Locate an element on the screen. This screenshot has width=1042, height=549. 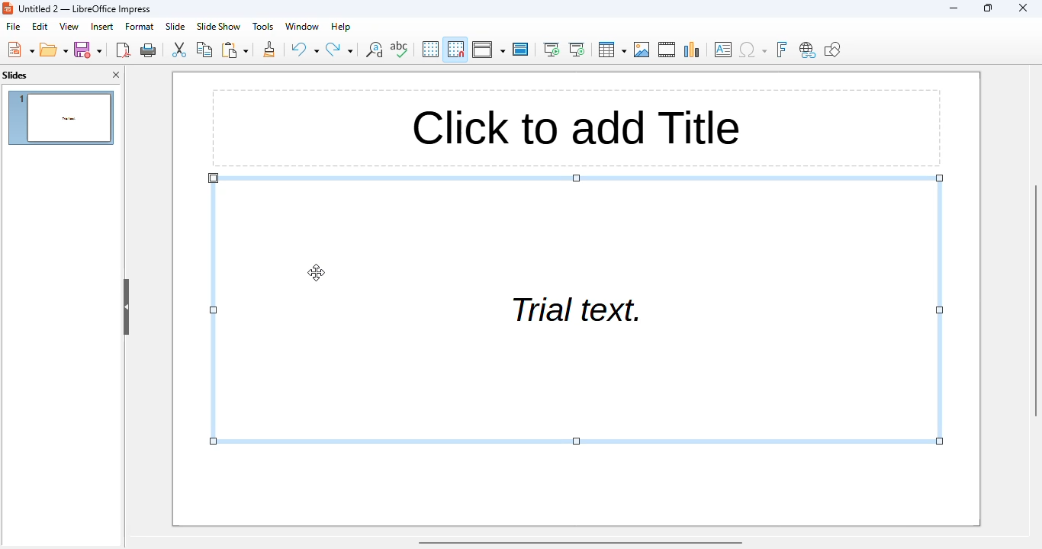
start from first slide is located at coordinates (552, 49).